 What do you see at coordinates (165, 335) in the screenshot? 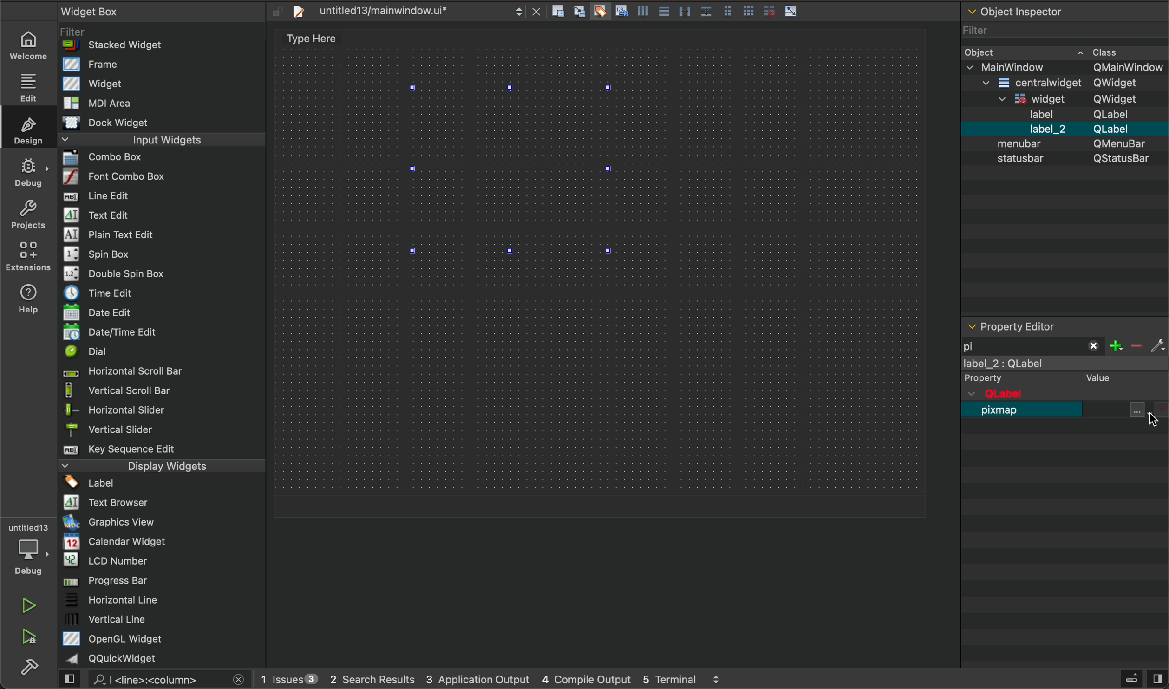
I see `widget box` at bounding box center [165, 335].